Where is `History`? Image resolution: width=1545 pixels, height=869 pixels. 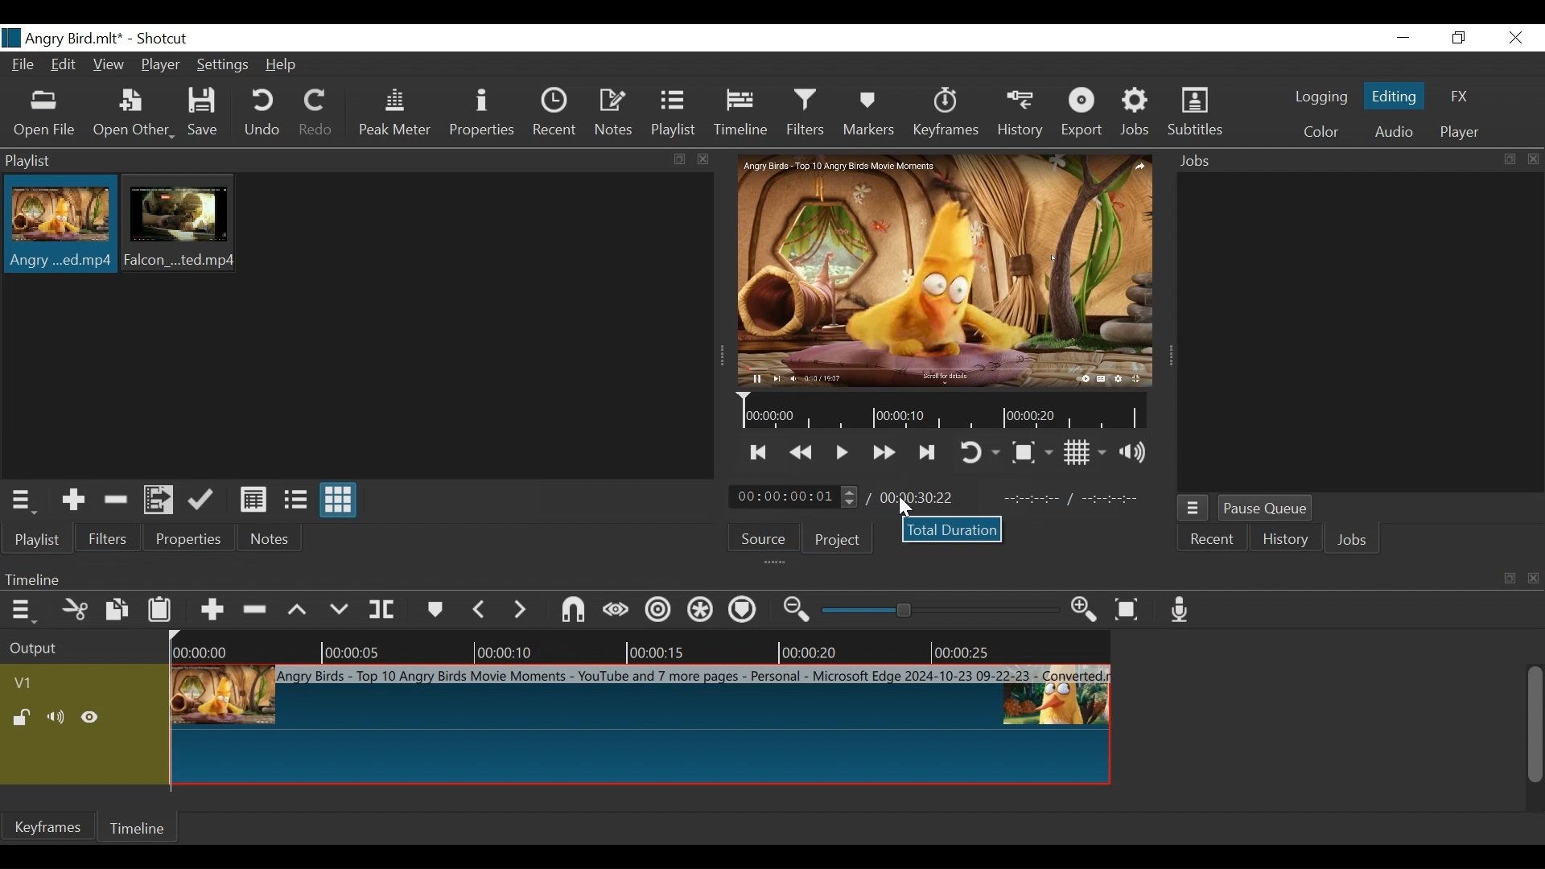 History is located at coordinates (1024, 113).